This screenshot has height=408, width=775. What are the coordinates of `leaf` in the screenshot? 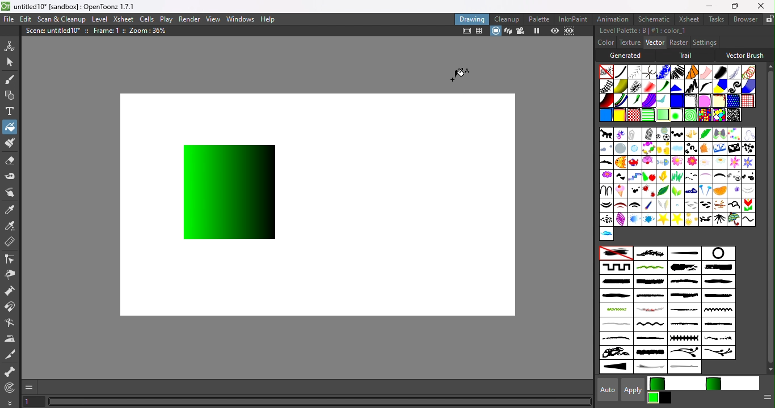 It's located at (663, 190).